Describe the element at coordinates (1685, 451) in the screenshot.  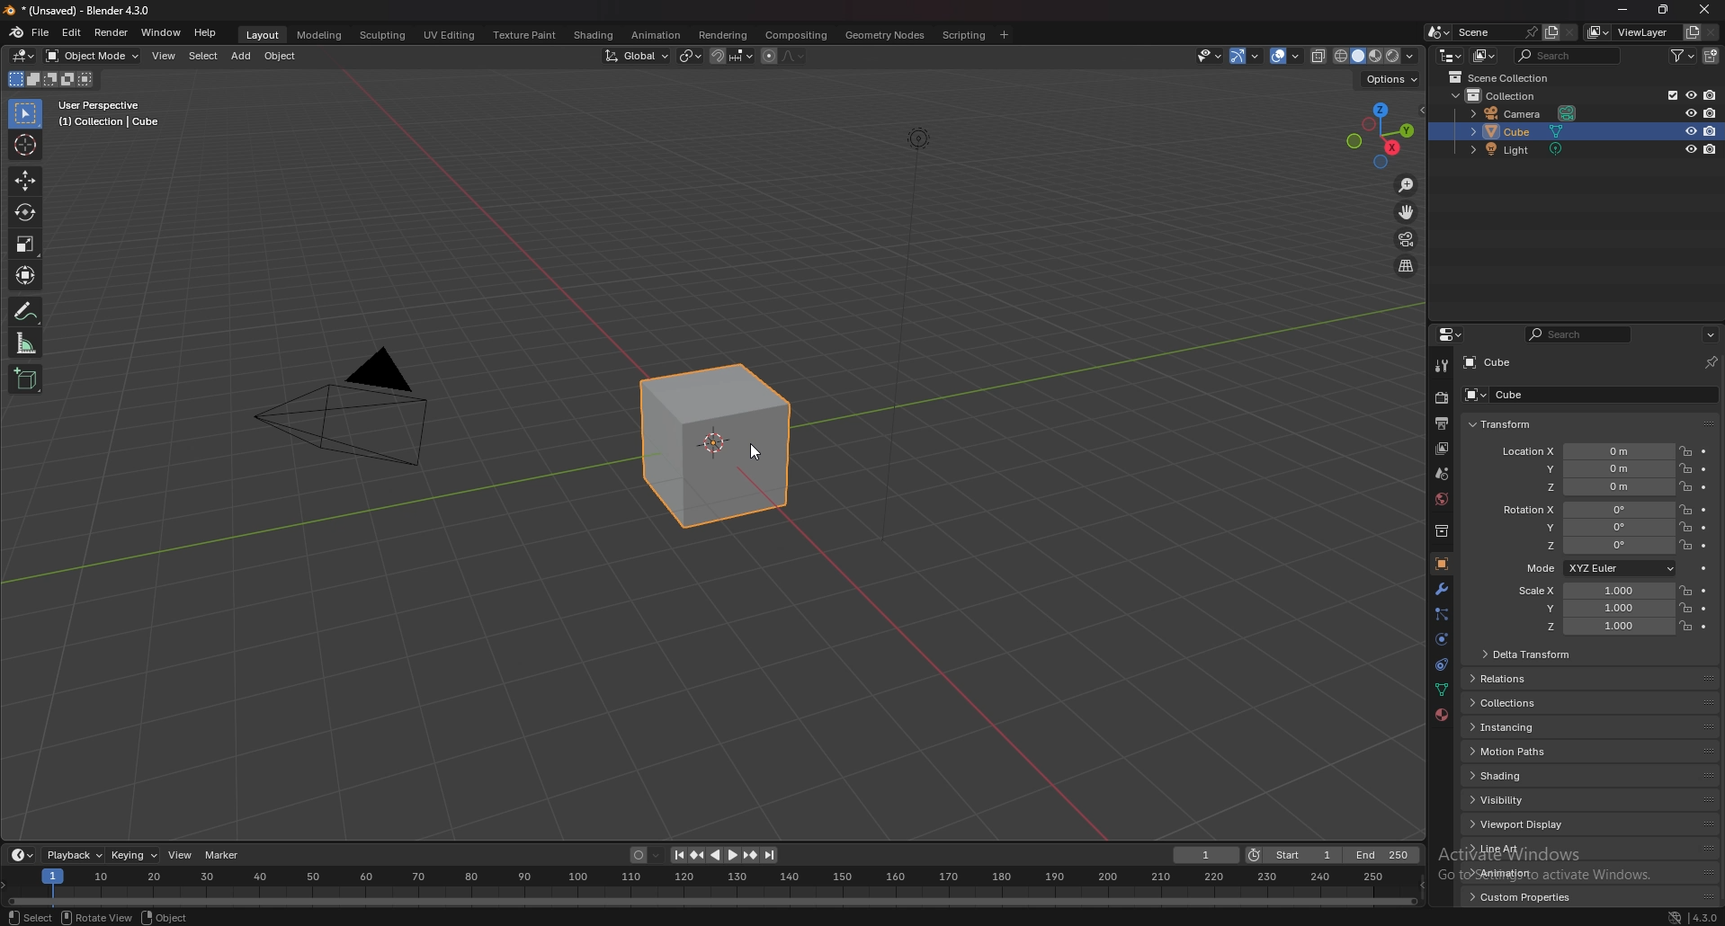
I see `lock location` at that location.